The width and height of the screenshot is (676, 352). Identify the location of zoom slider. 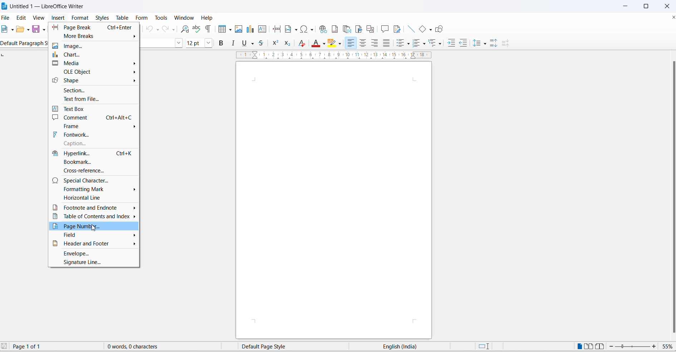
(633, 347).